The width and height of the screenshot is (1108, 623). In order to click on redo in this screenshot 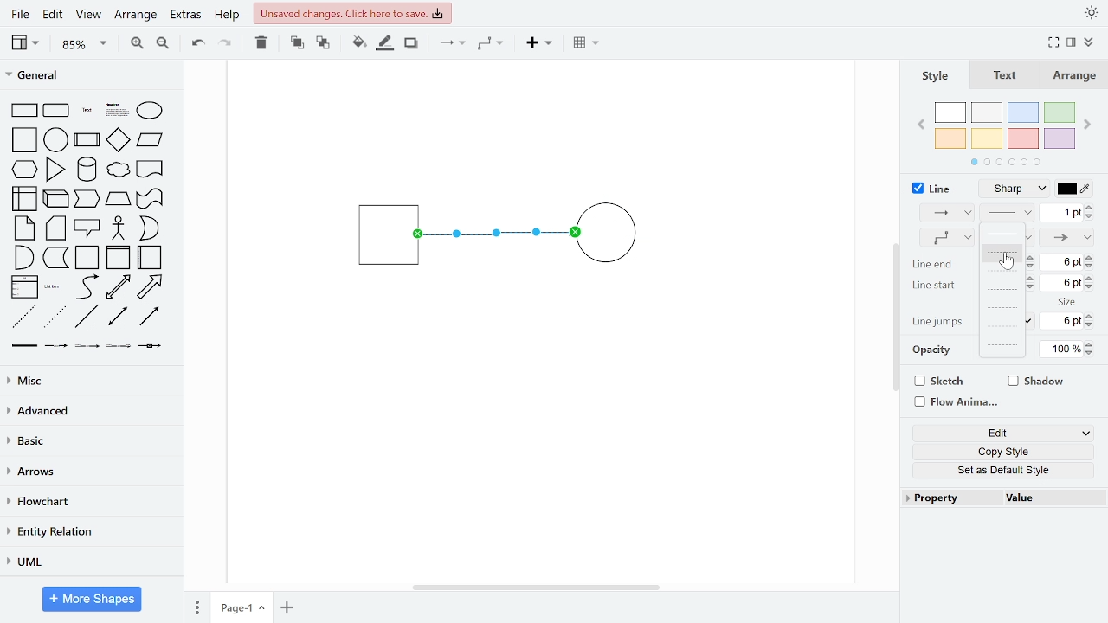, I will do `click(226, 42)`.